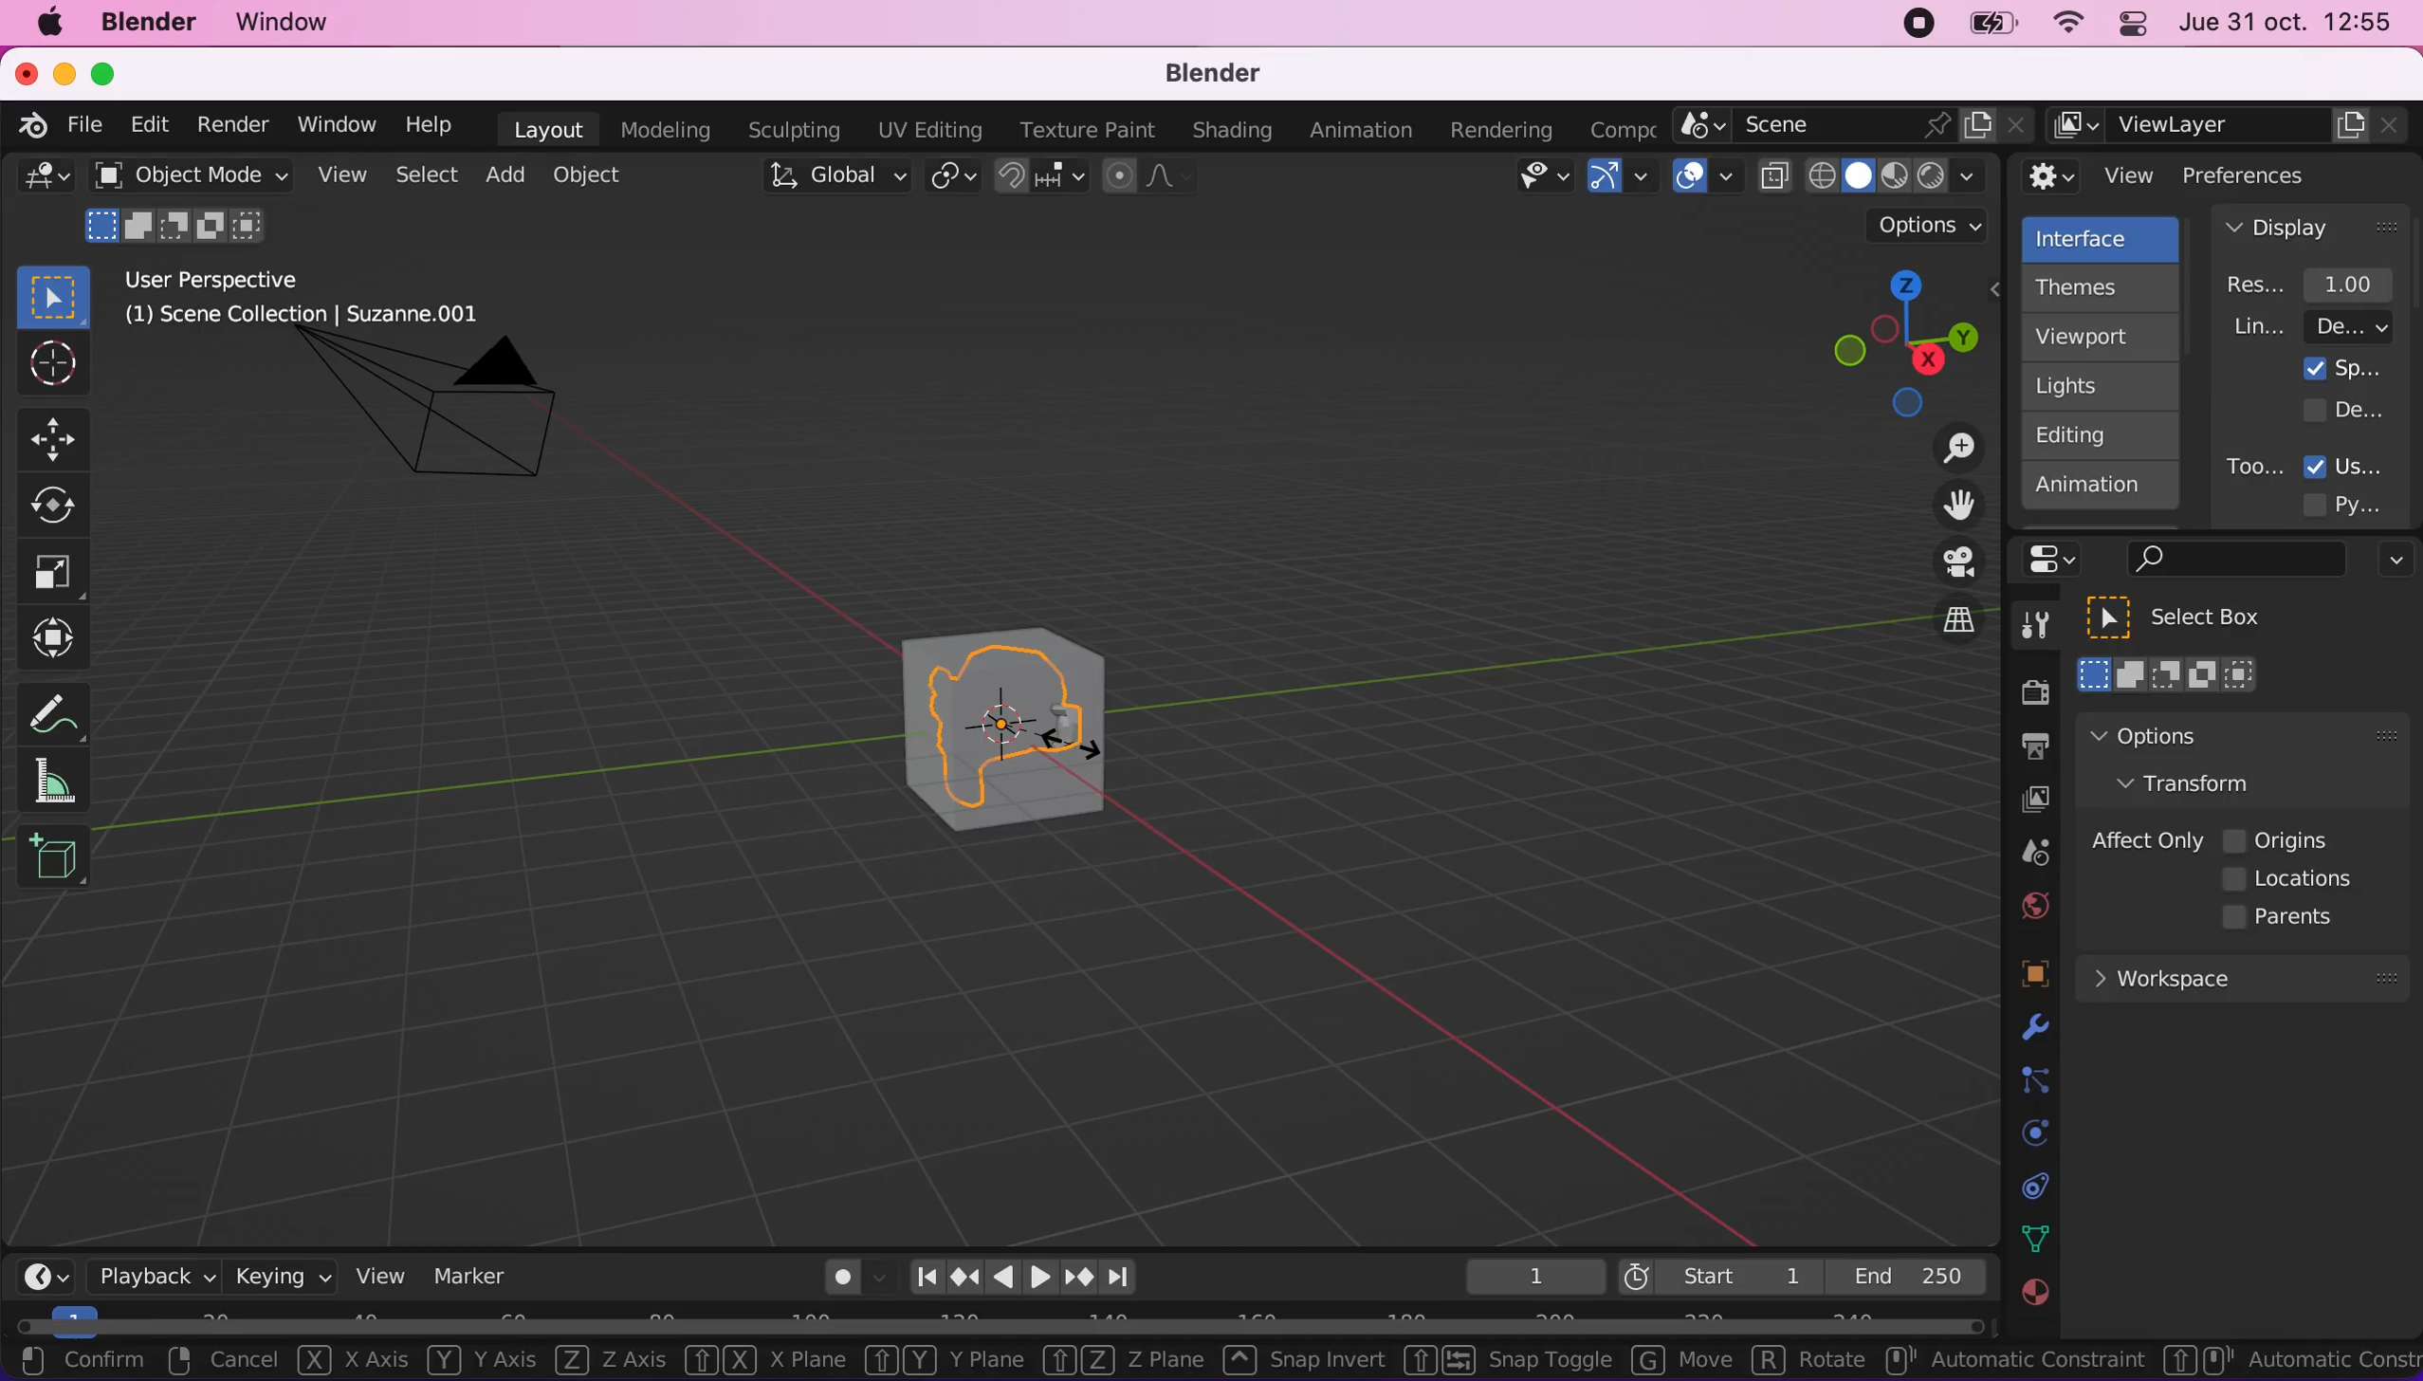 The height and width of the screenshot is (1381, 2423). Describe the element at coordinates (1540, 180) in the screenshot. I see `view object types` at that location.